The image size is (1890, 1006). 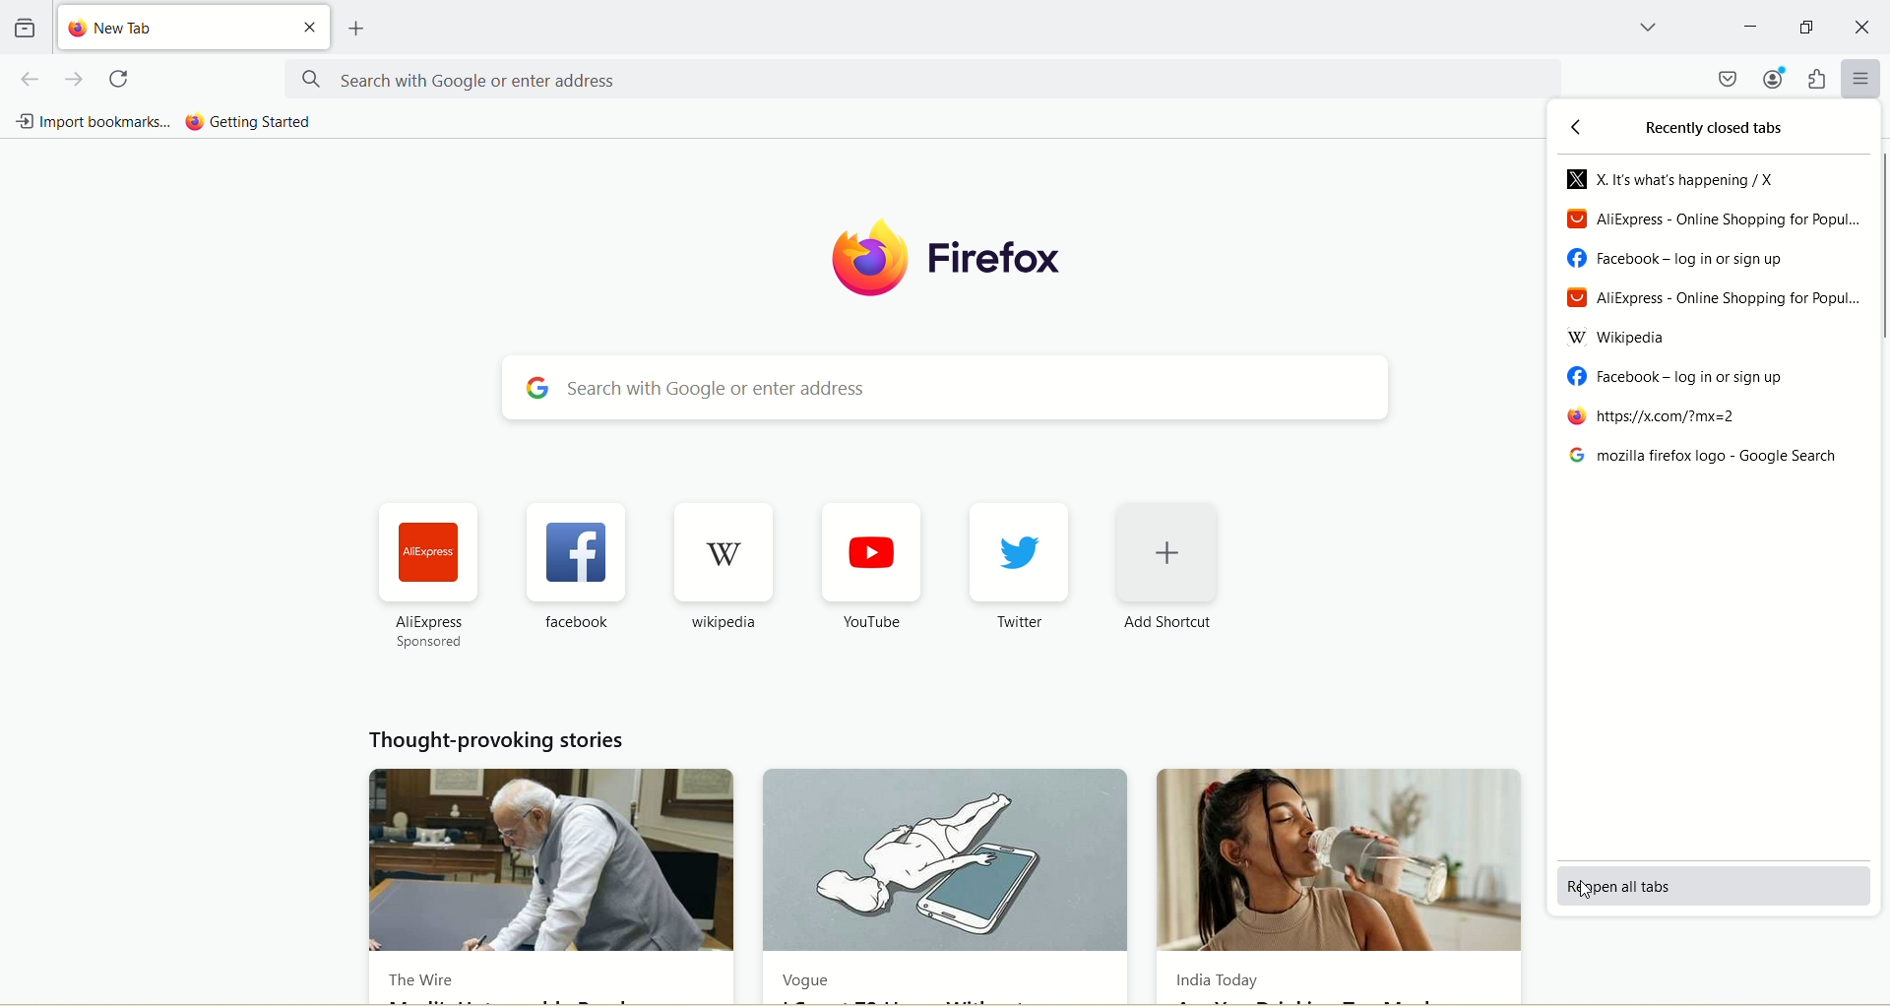 What do you see at coordinates (168, 28) in the screenshot?
I see `new tab` at bounding box center [168, 28].